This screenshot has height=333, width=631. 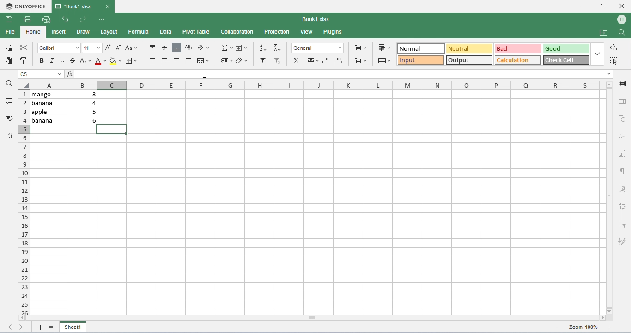 I want to click on bold, so click(x=42, y=61).